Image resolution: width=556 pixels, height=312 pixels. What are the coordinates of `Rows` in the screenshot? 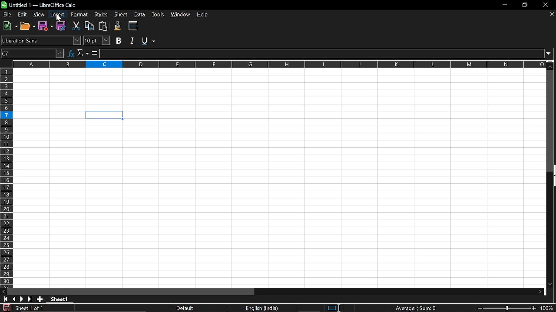 It's located at (7, 177).